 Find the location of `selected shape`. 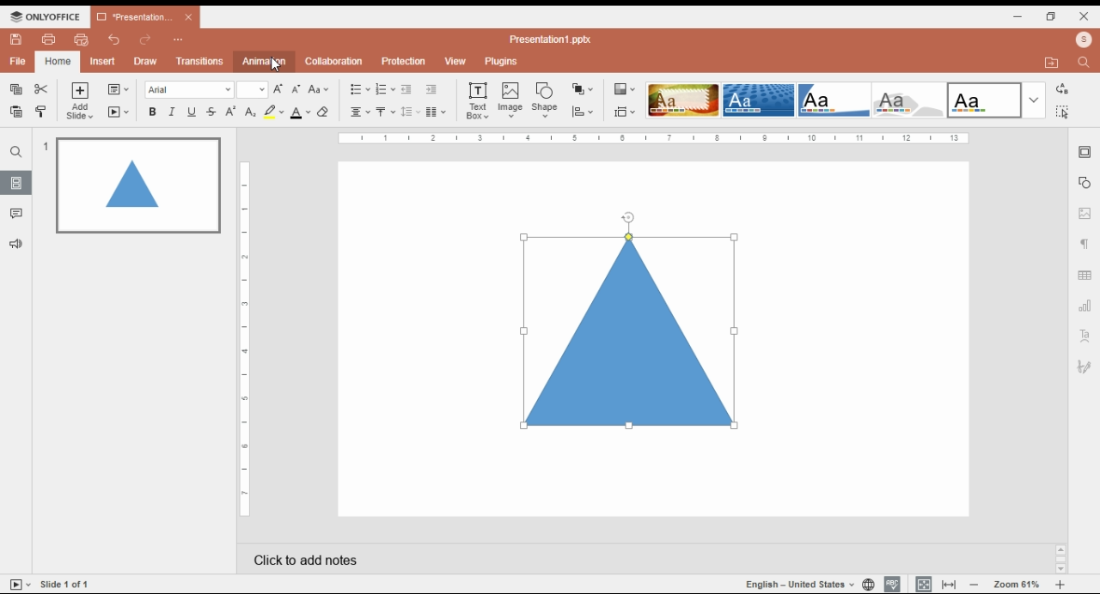

selected shape is located at coordinates (632, 330).